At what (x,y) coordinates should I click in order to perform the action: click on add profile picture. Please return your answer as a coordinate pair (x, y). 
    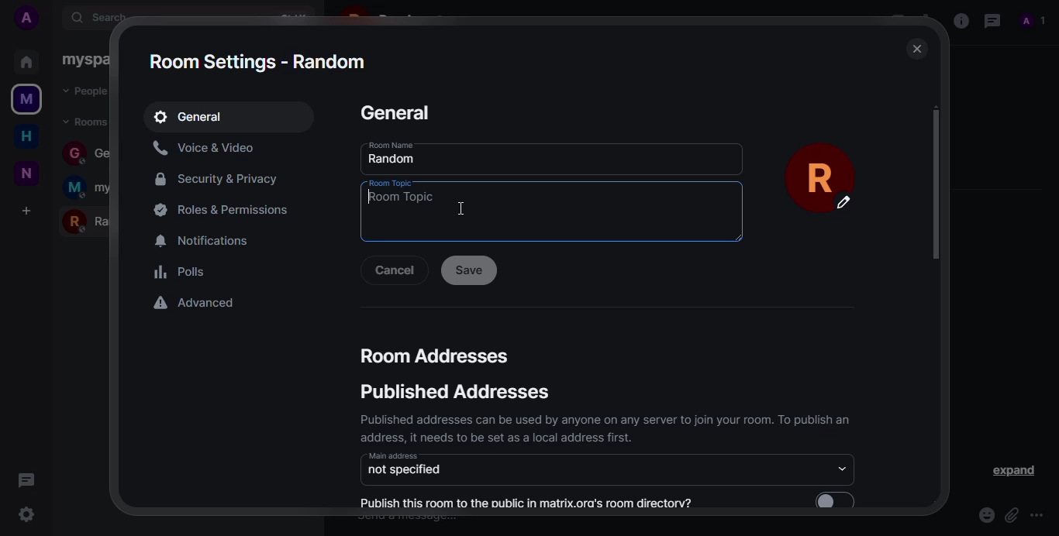
    Looking at the image, I should click on (31, 18).